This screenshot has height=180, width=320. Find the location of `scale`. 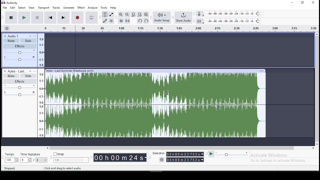

scale is located at coordinates (179, 28).